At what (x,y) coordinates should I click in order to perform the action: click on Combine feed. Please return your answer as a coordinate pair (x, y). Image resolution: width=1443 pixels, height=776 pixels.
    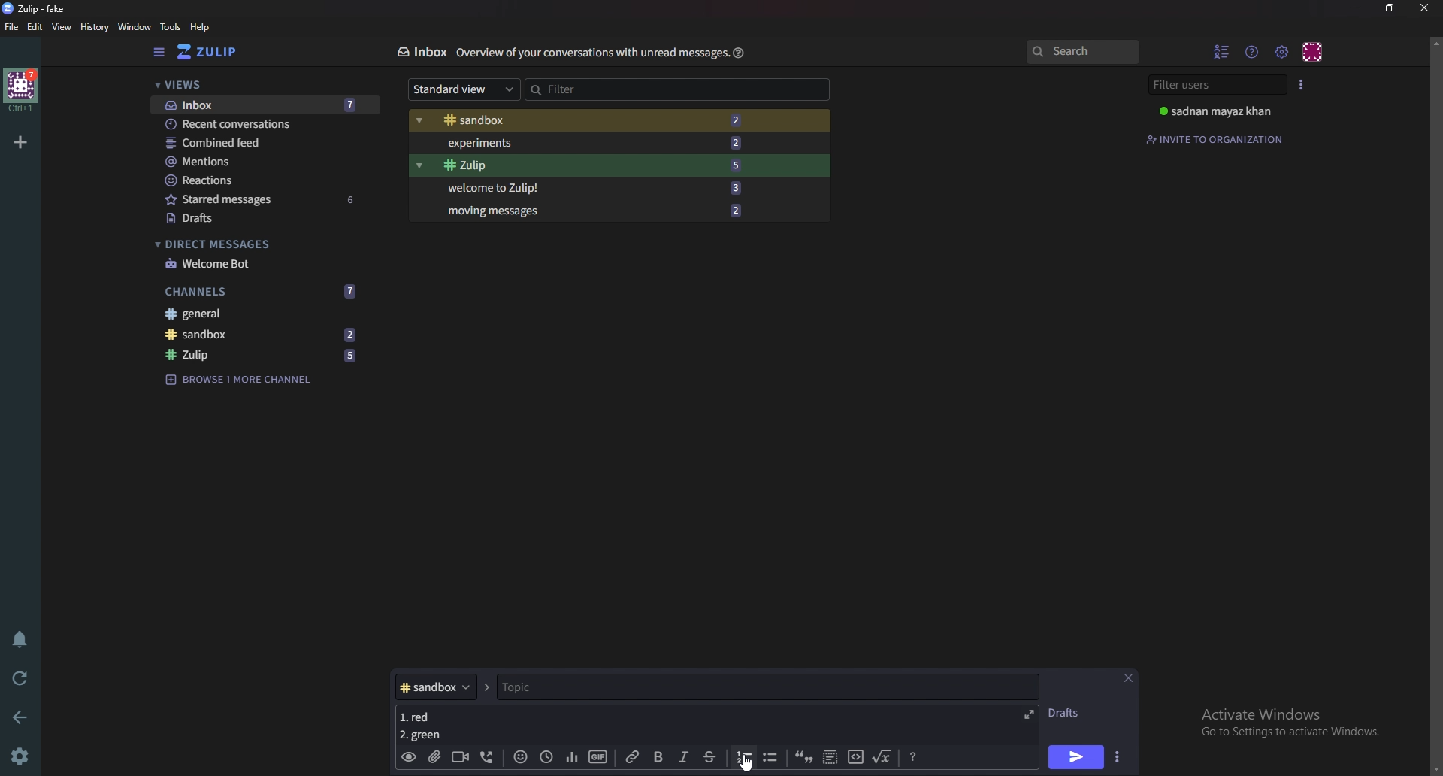
    Looking at the image, I should click on (267, 143).